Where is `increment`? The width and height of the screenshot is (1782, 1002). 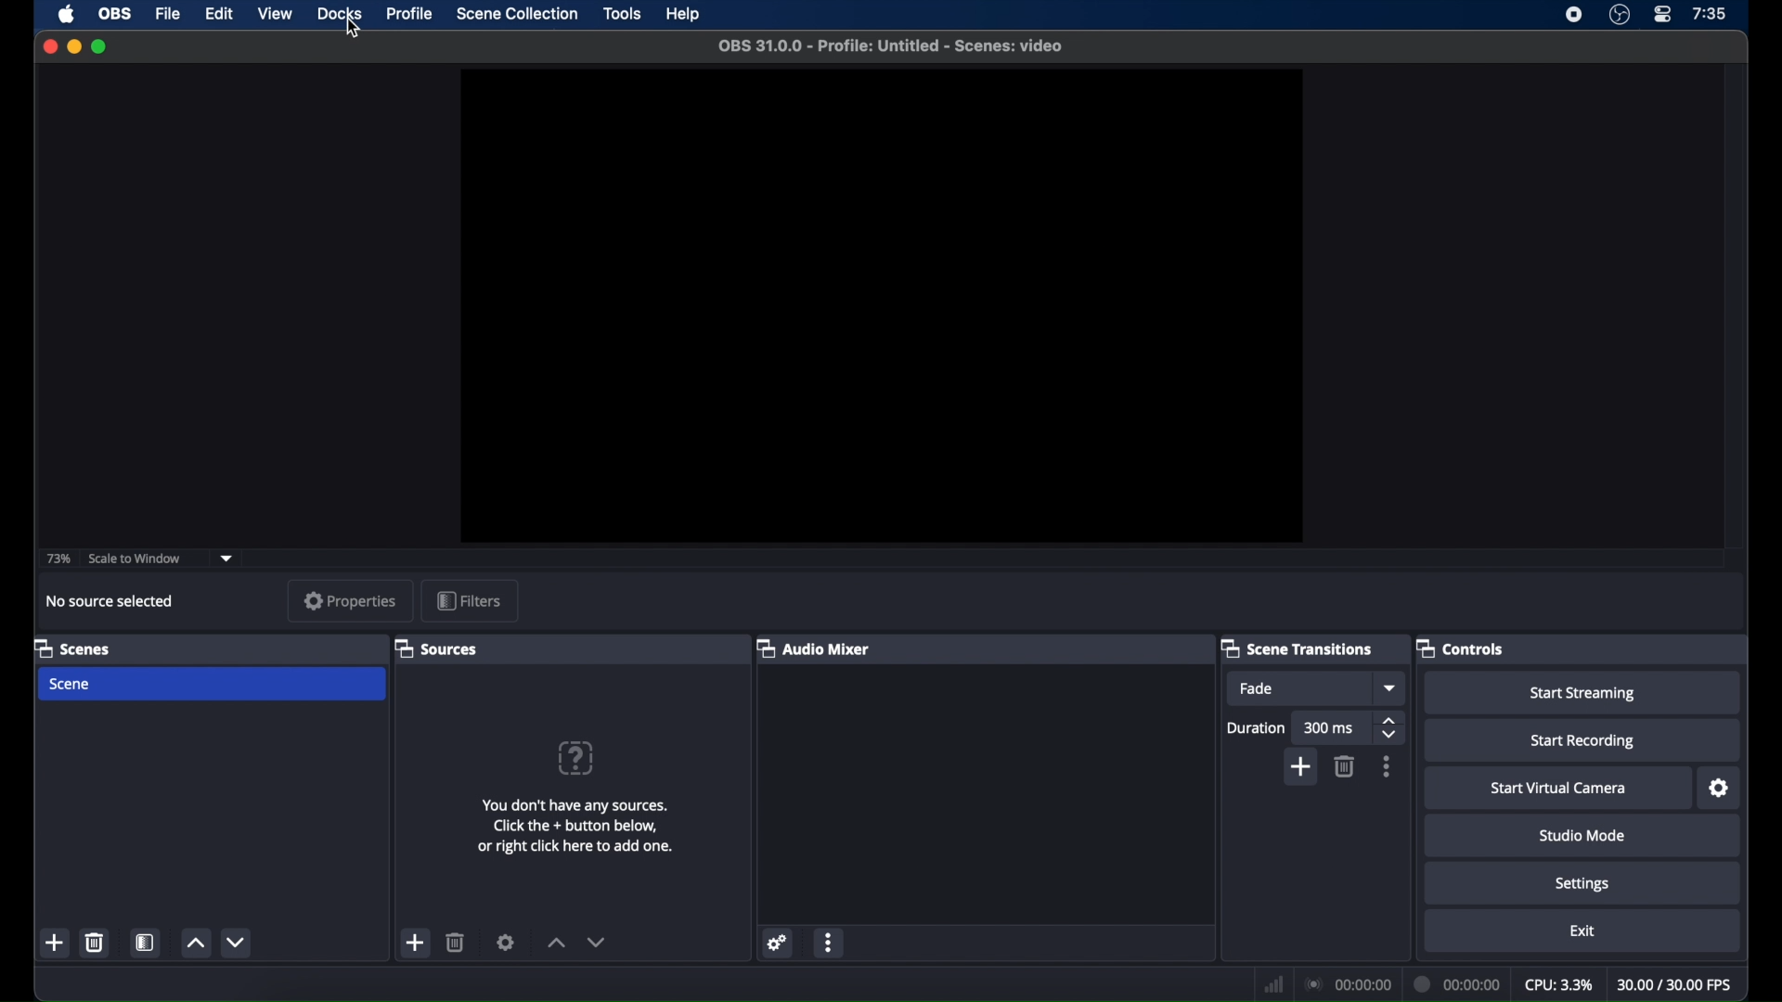 increment is located at coordinates (195, 944).